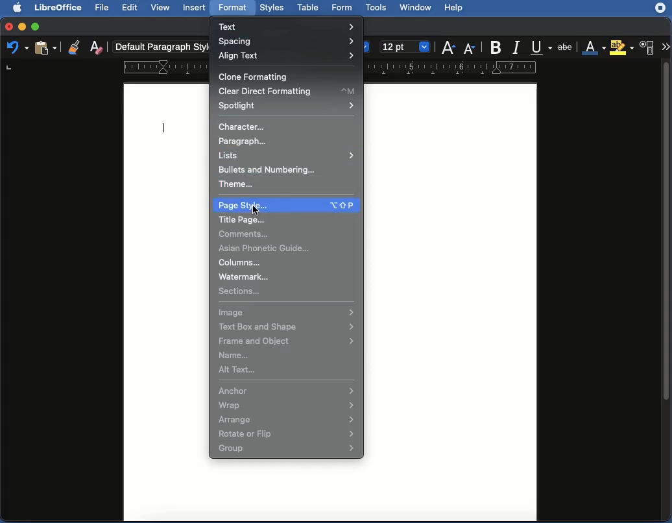  What do you see at coordinates (289, 41) in the screenshot?
I see `Spacing` at bounding box center [289, 41].